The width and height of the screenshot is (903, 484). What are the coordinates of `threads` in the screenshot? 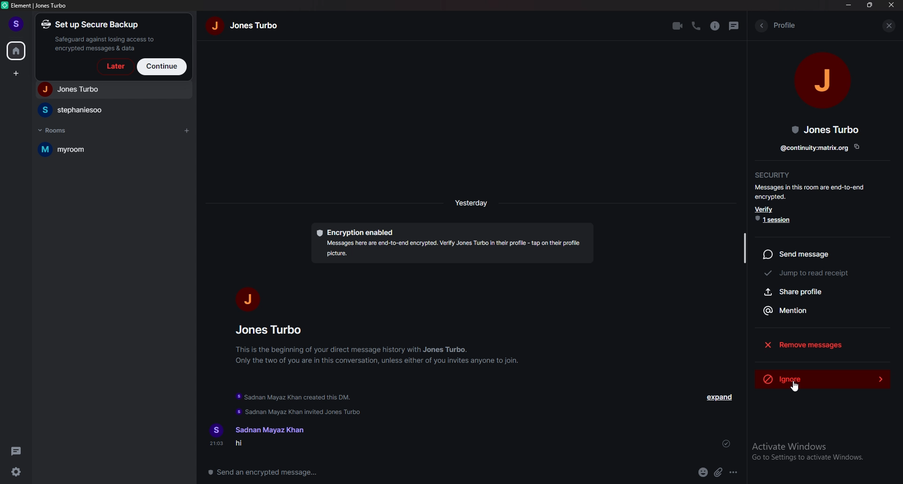 It's located at (18, 451).